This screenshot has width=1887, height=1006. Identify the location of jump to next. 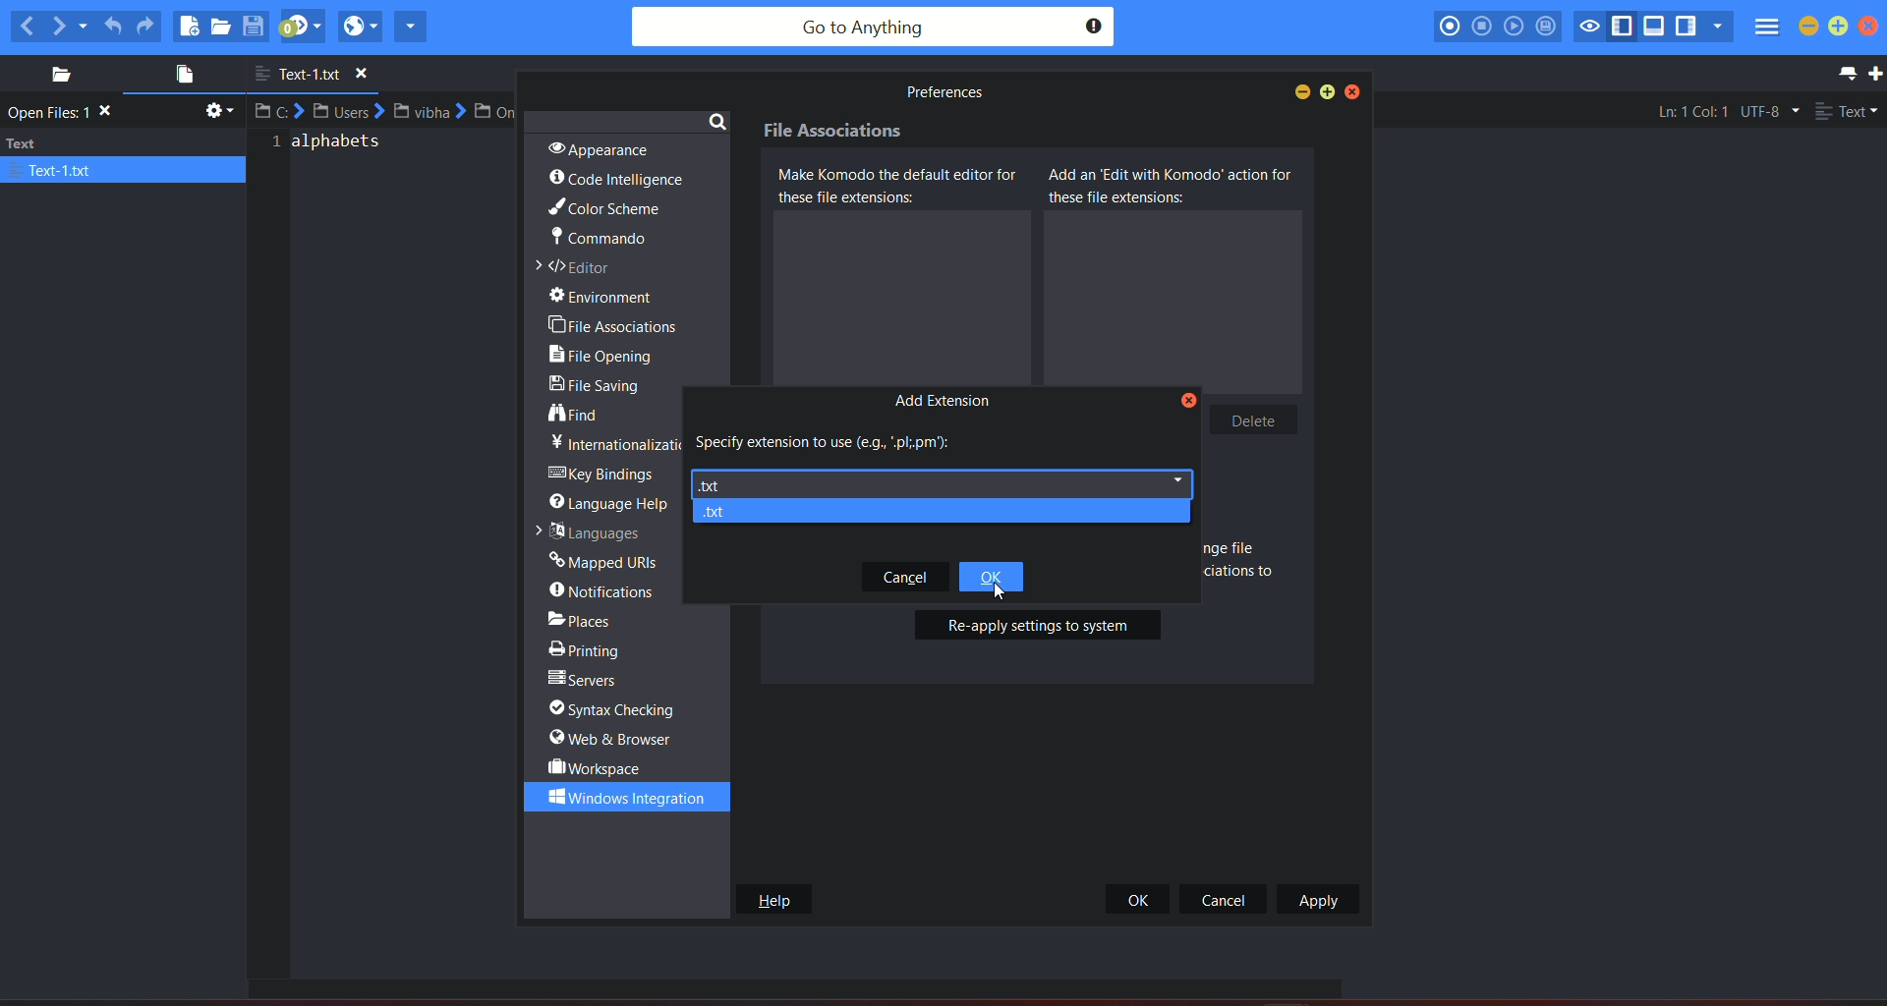
(302, 27).